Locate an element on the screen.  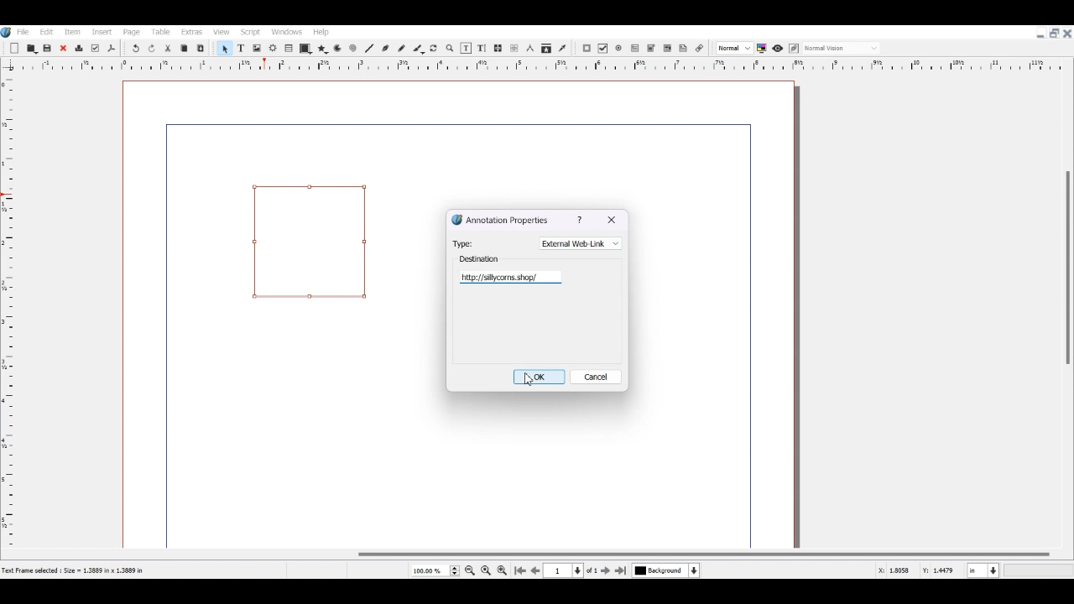
Close is located at coordinates (1067, 33).